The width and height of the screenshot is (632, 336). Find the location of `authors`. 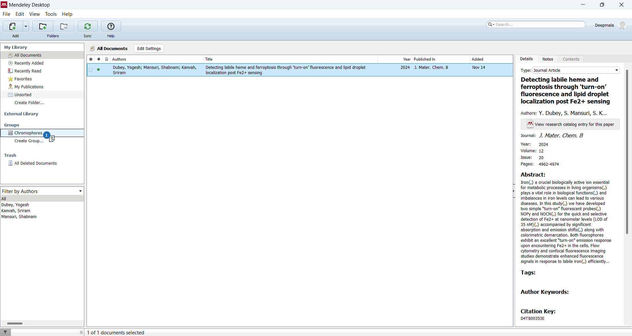

authors is located at coordinates (157, 59).